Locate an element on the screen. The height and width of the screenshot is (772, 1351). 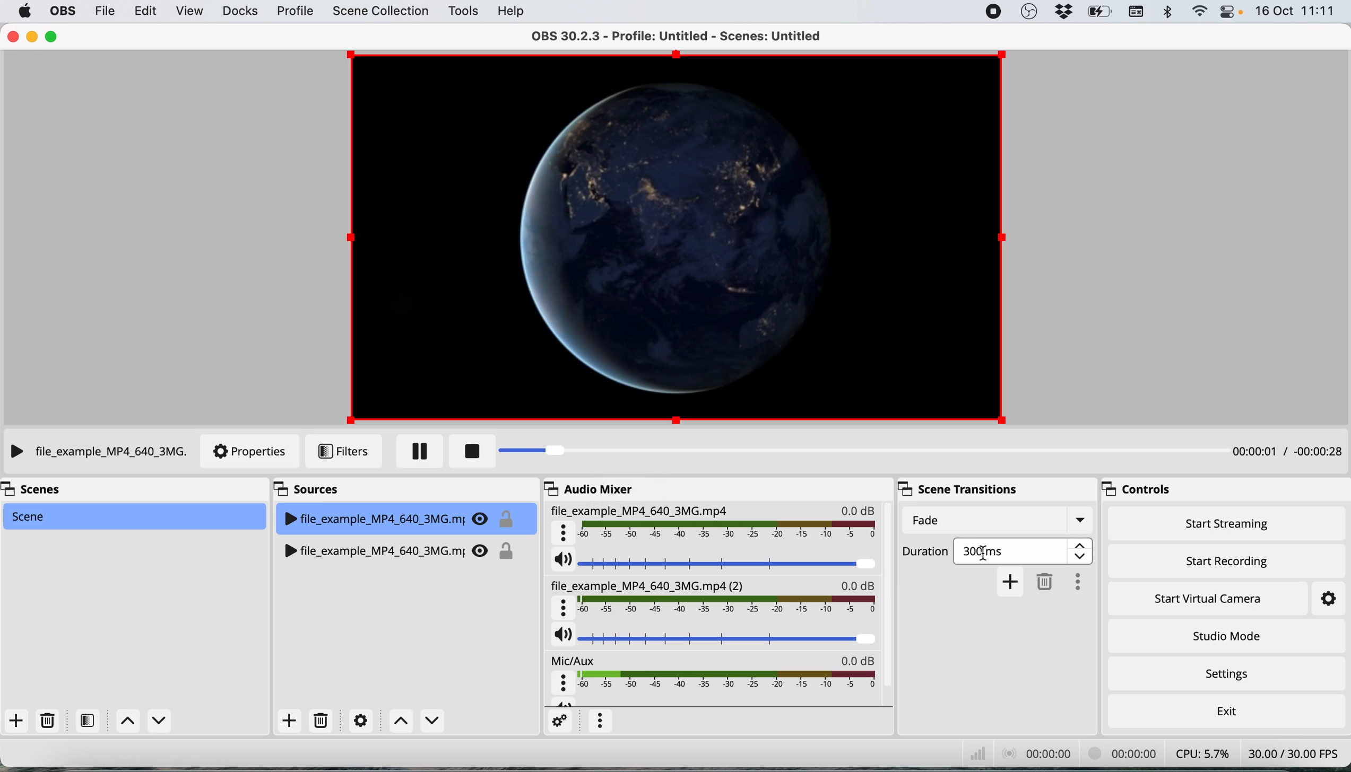
screen recorder is located at coordinates (992, 12).